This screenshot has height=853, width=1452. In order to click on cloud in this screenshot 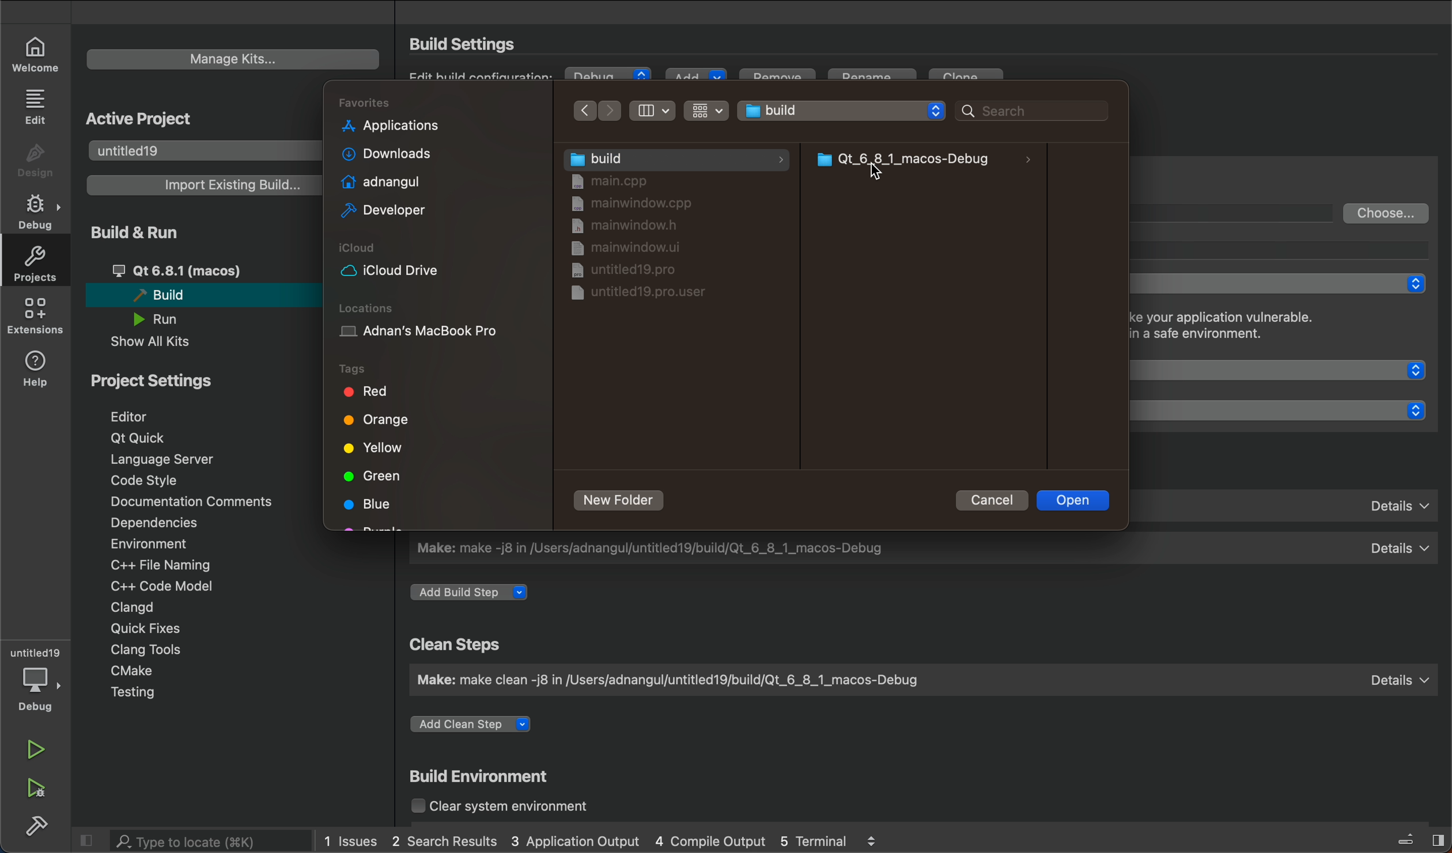, I will do `click(436, 261)`.